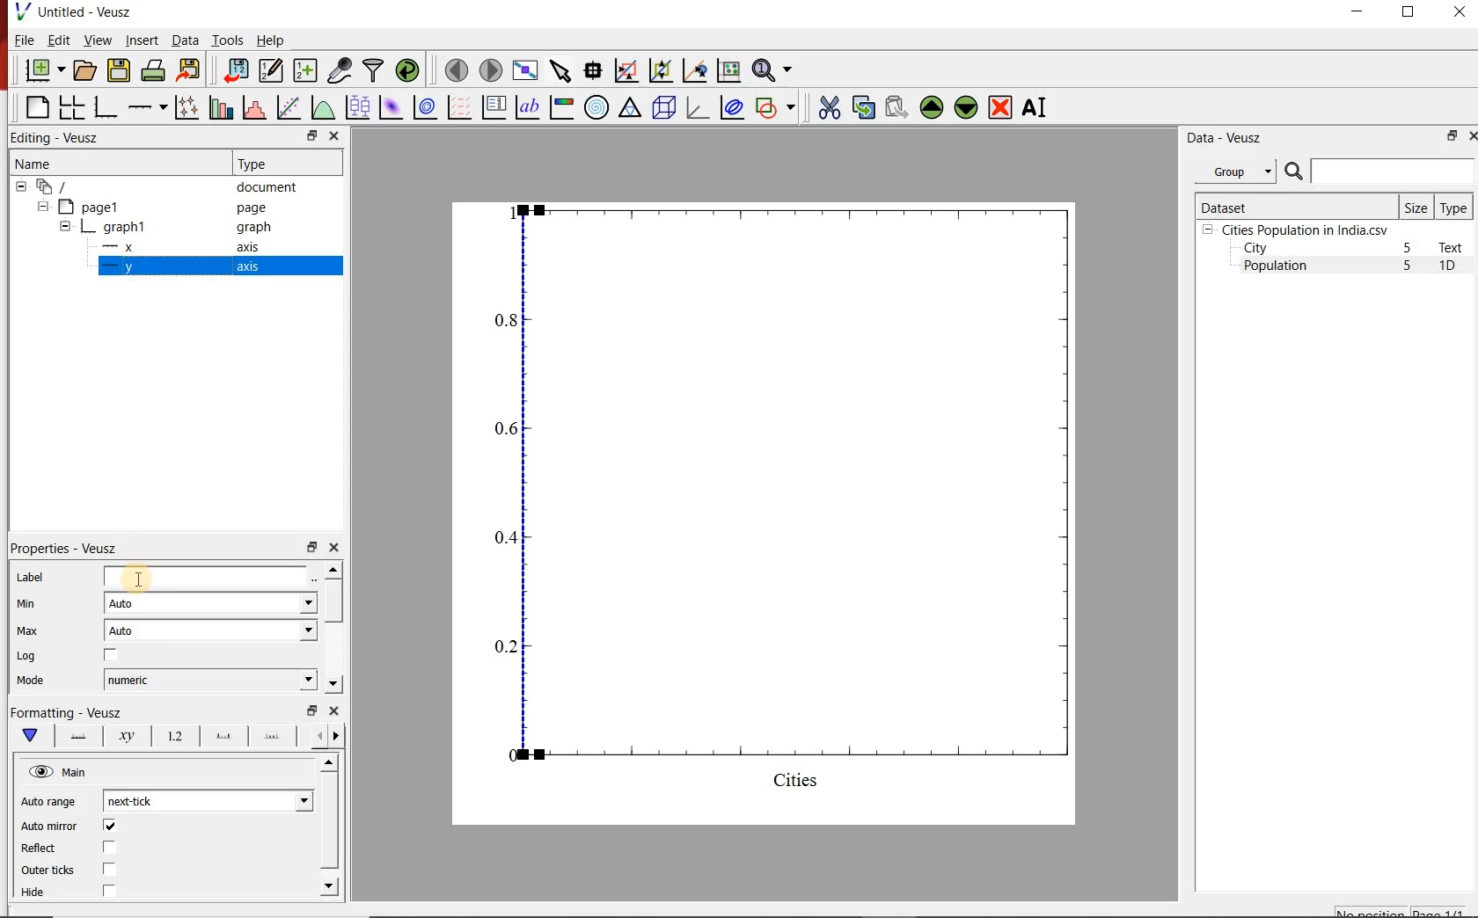 This screenshot has height=918, width=1478. What do you see at coordinates (35, 681) in the screenshot?
I see `Mode` at bounding box center [35, 681].